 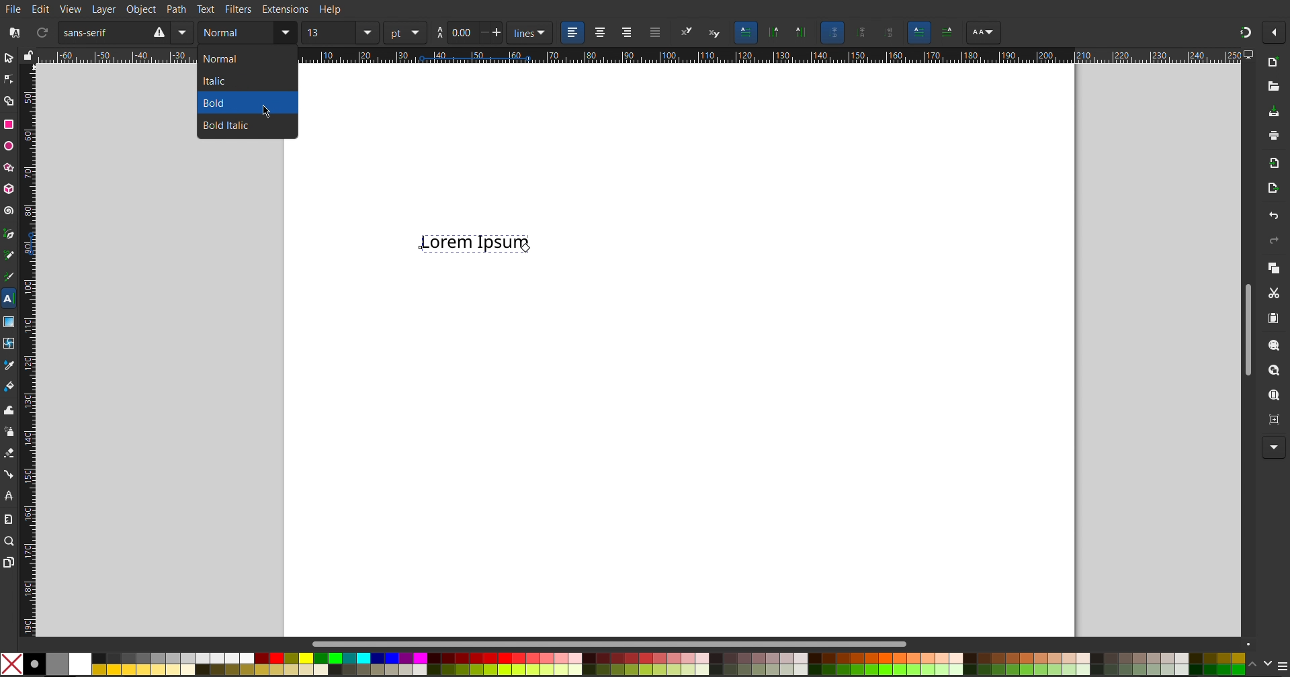 I want to click on Scrollbar, so click(x=1247, y=326).